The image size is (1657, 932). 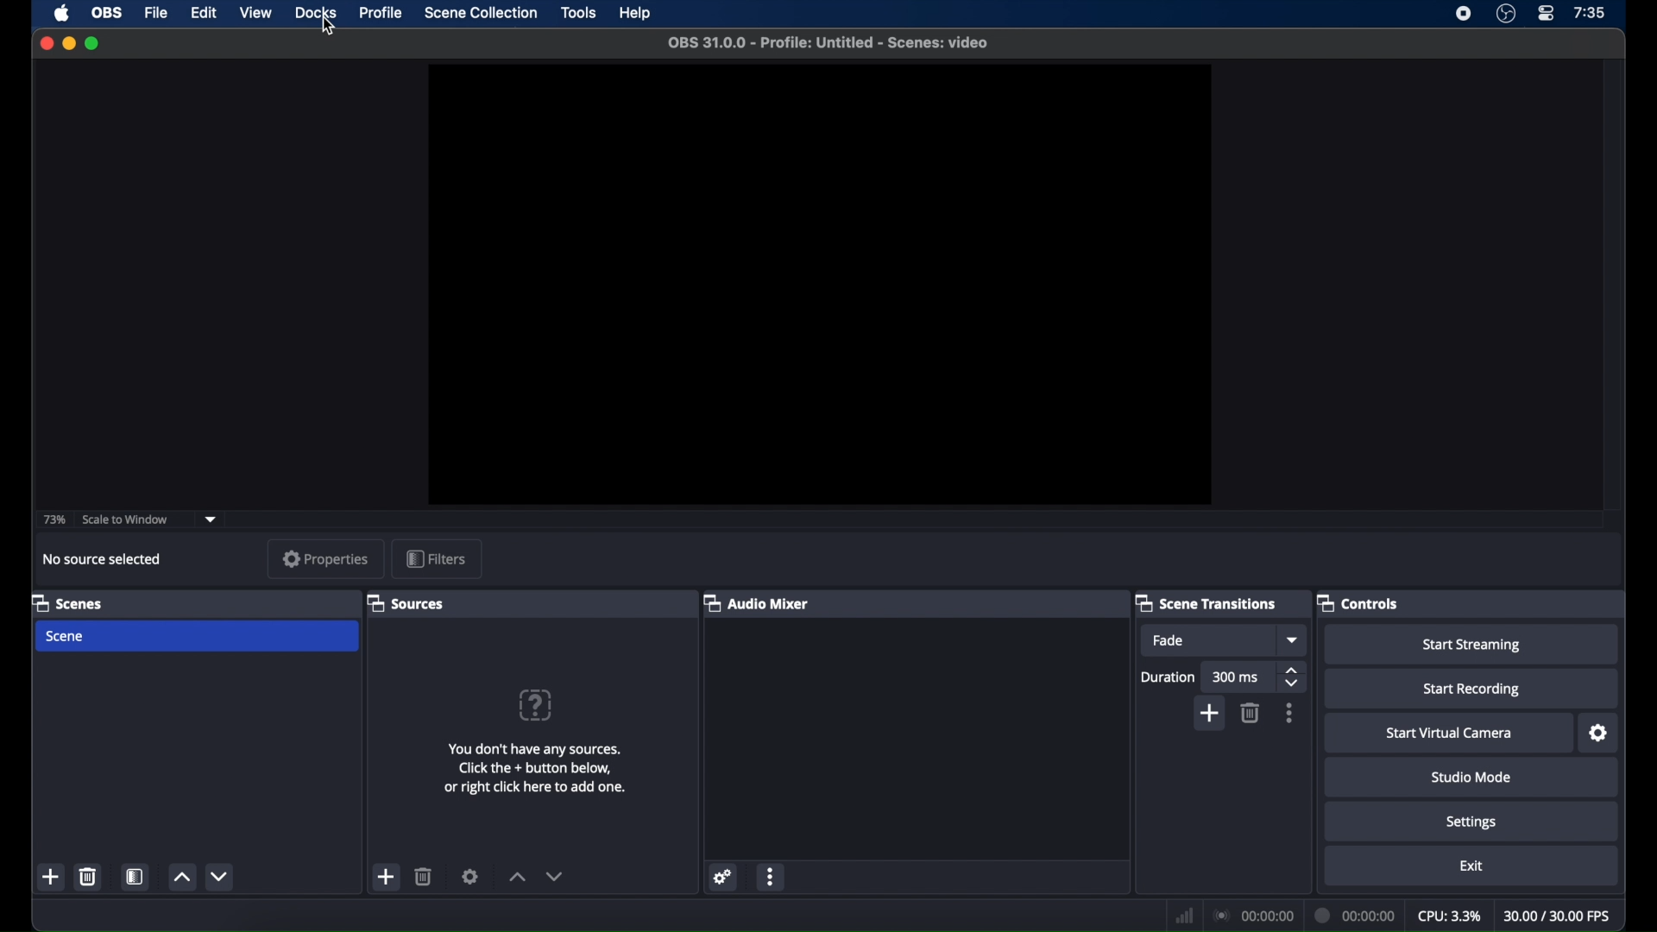 I want to click on 7.35, so click(x=1590, y=14).